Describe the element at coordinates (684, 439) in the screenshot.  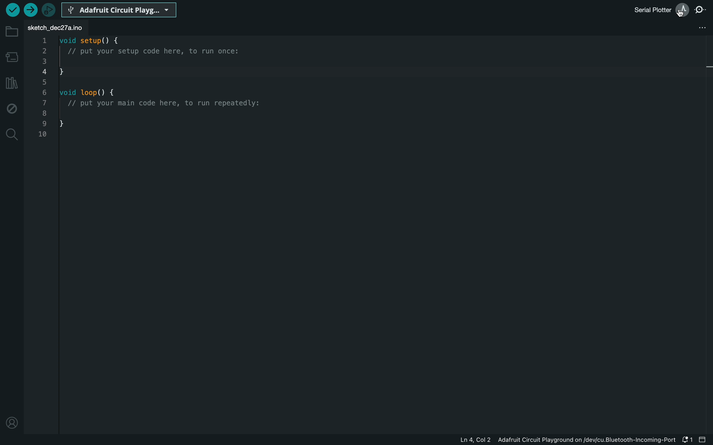
I see `notification` at that location.